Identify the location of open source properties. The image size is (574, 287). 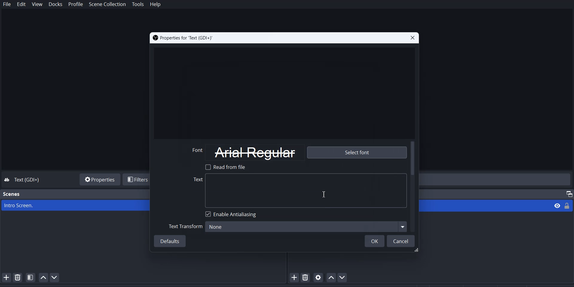
(318, 277).